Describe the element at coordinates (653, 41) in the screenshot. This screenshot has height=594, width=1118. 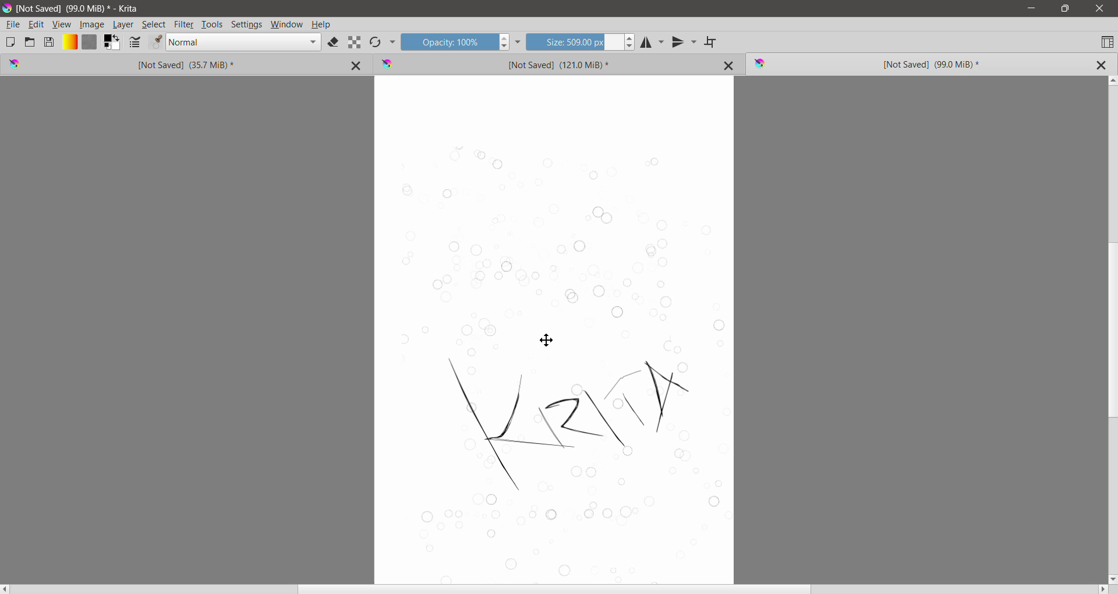
I see `Horizontal Mirror Tool` at that location.